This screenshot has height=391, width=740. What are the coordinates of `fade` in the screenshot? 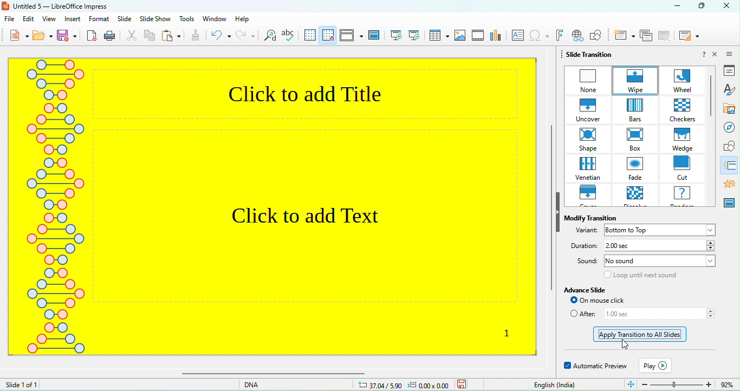 It's located at (638, 170).